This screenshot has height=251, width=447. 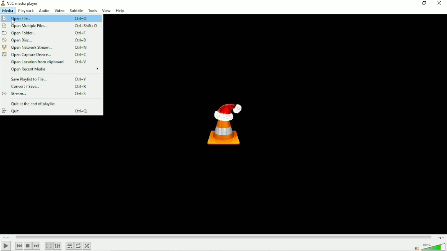 I want to click on Help, so click(x=120, y=10).